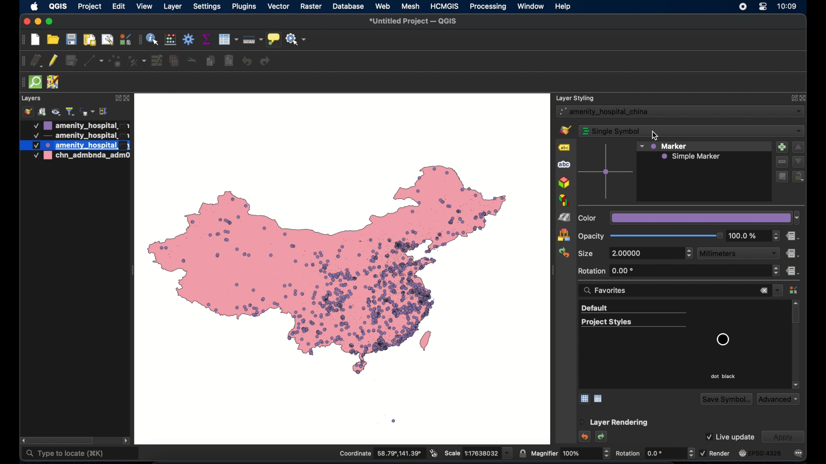 This screenshot has height=464, width=826. I want to click on save project, so click(72, 40).